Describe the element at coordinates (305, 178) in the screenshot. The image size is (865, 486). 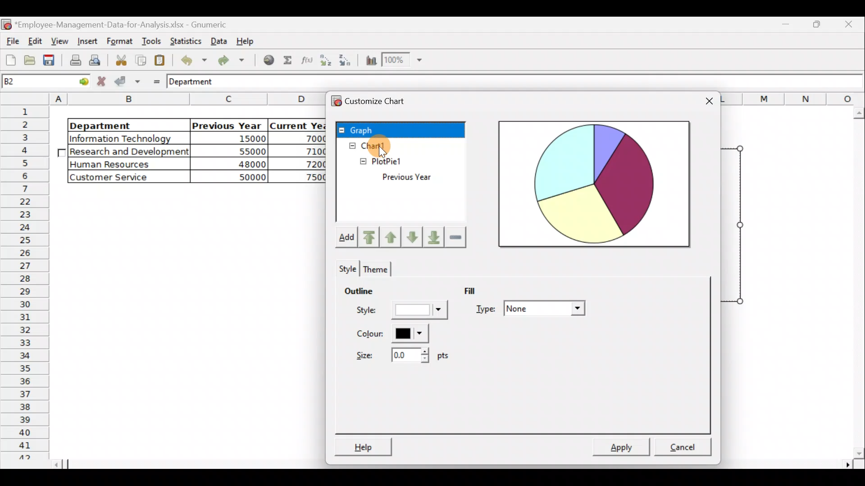
I see `75000` at that location.